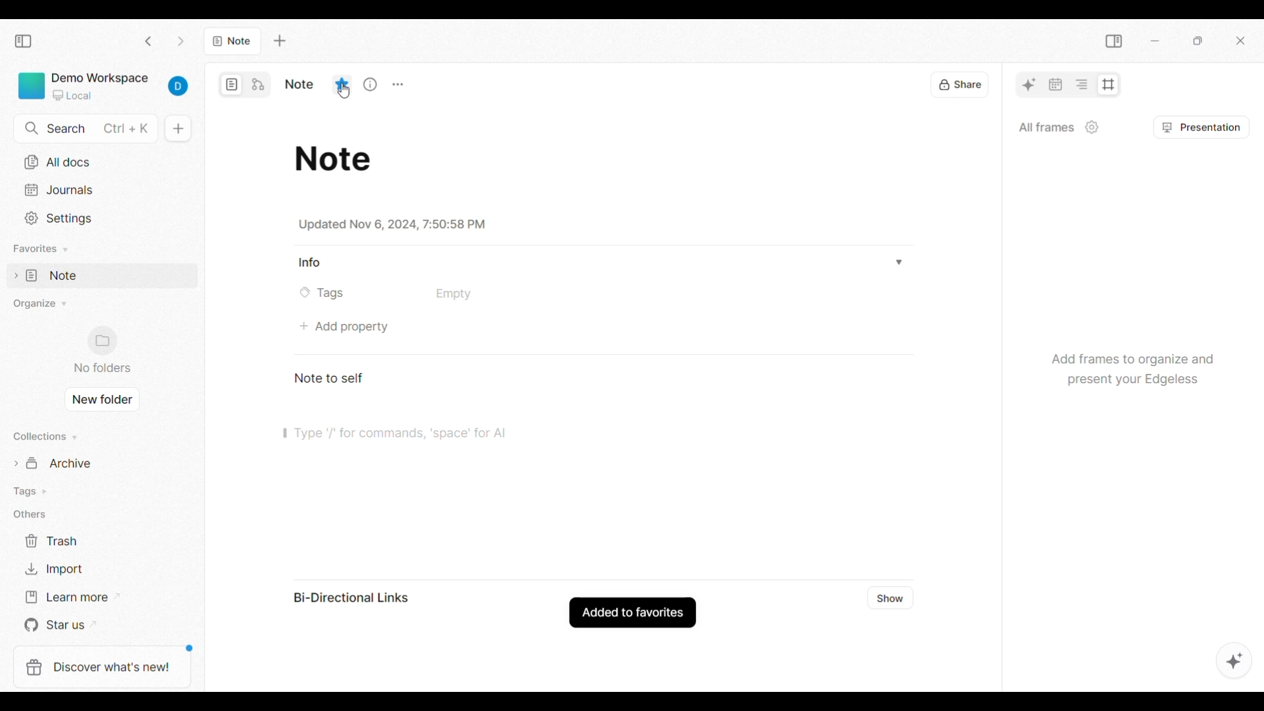 This screenshot has width=1264, height=711. Describe the element at coordinates (101, 402) in the screenshot. I see `Click to add new folder` at that location.